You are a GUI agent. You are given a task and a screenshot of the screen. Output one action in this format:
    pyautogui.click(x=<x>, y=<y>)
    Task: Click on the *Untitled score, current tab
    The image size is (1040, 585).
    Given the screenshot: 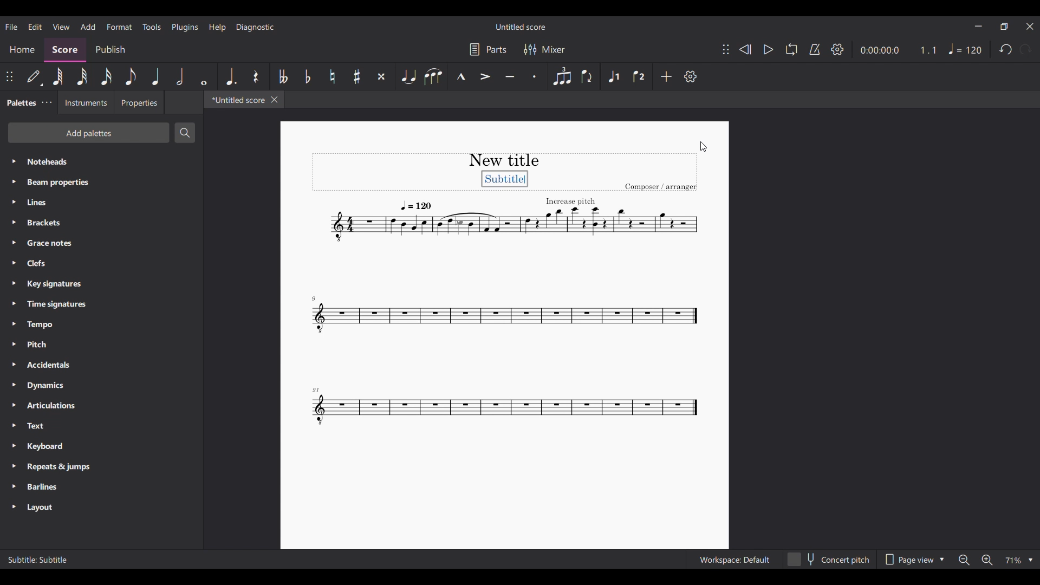 What is the action you would take?
    pyautogui.click(x=236, y=99)
    